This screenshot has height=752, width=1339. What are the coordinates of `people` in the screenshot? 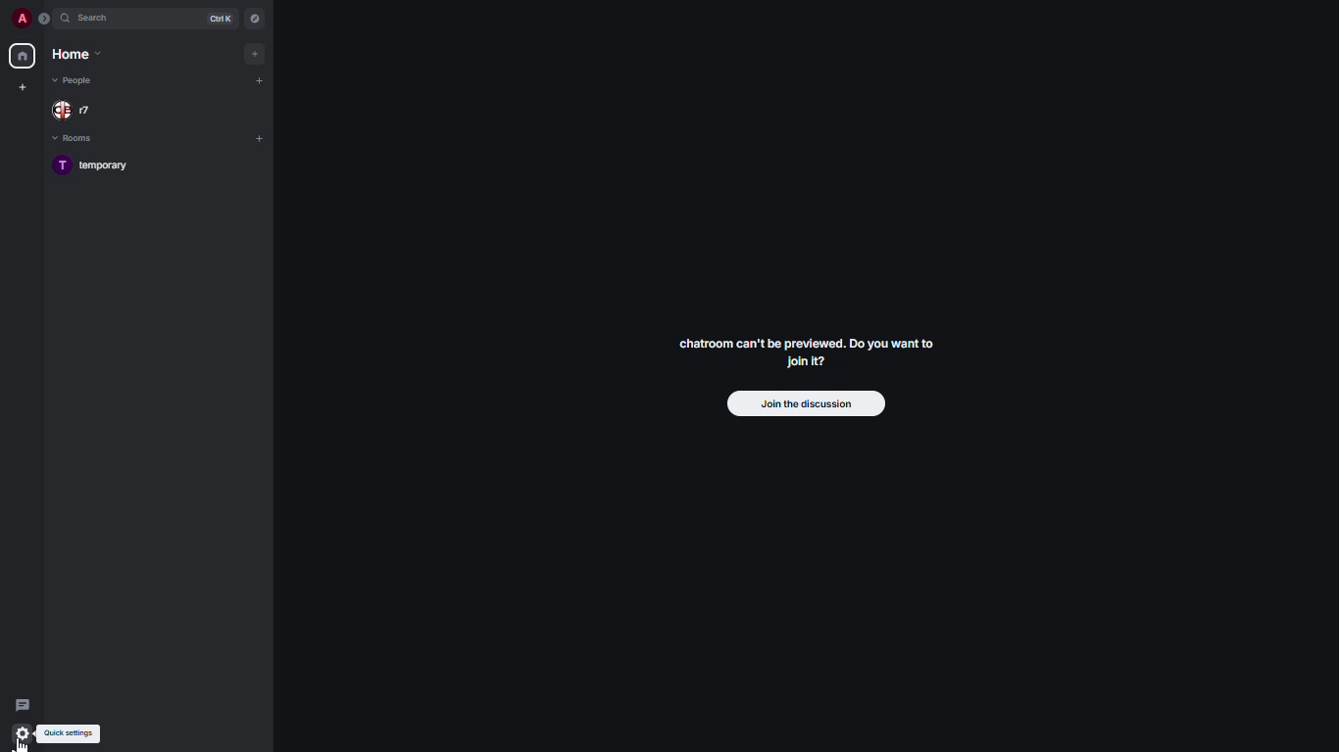 It's located at (75, 82).